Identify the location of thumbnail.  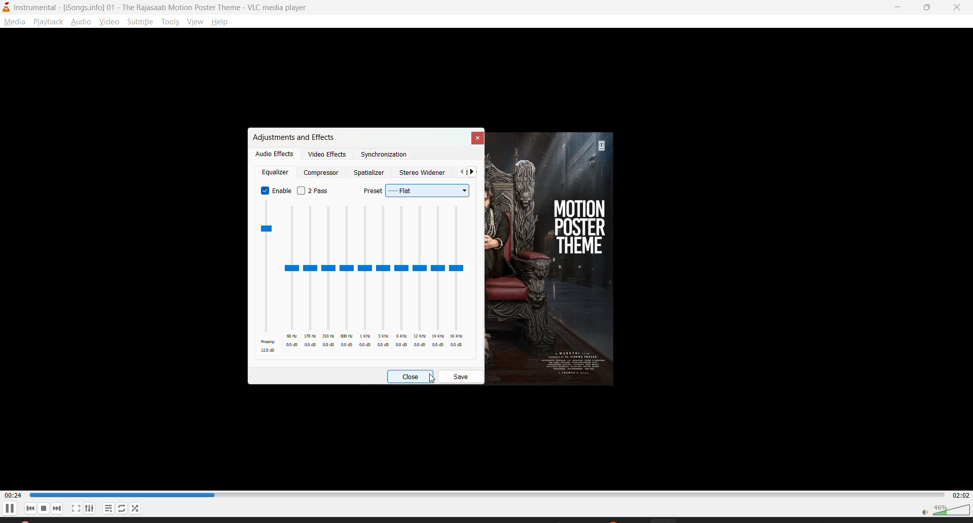
(566, 256).